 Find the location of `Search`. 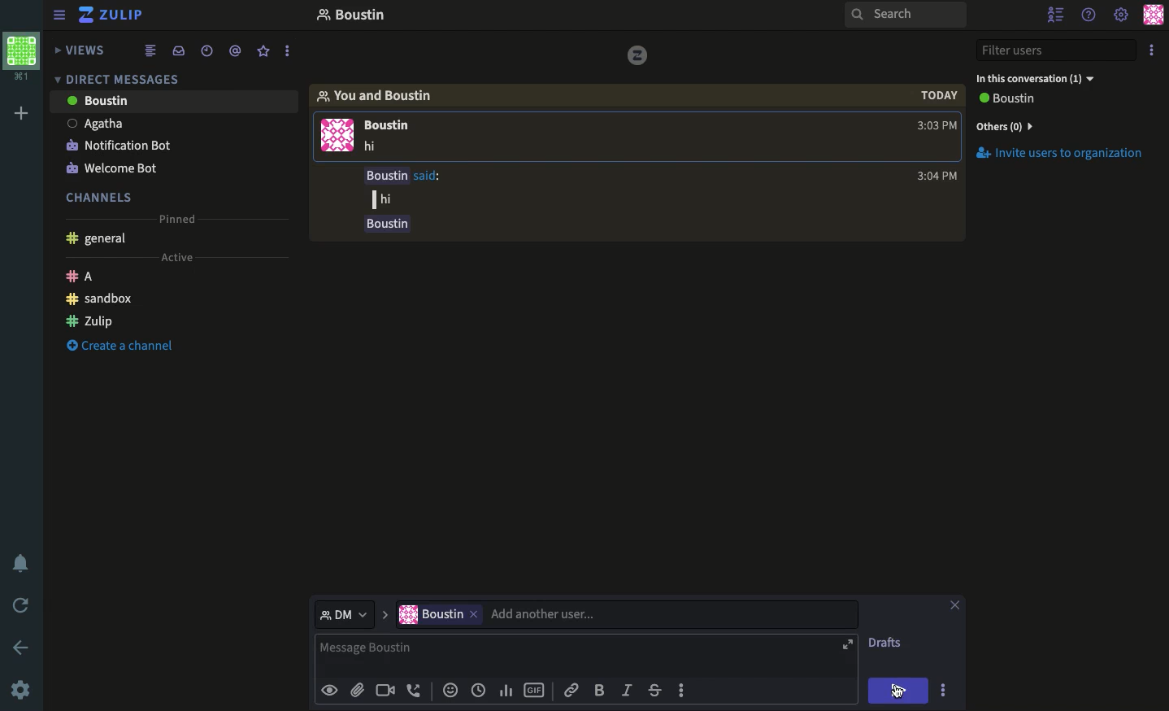

Search is located at coordinates (905, 16).